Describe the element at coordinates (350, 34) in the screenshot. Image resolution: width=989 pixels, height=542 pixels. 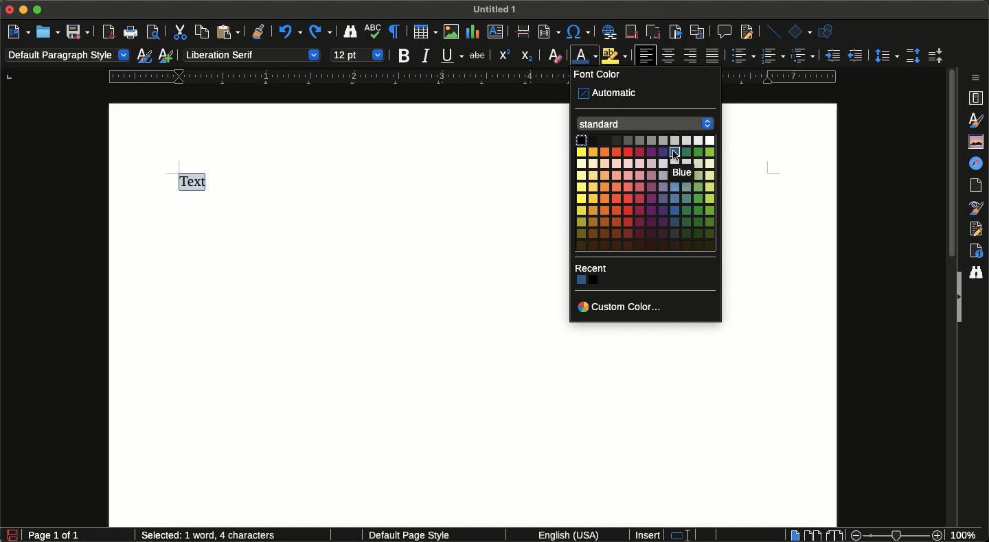
I see `Find and replace` at that location.